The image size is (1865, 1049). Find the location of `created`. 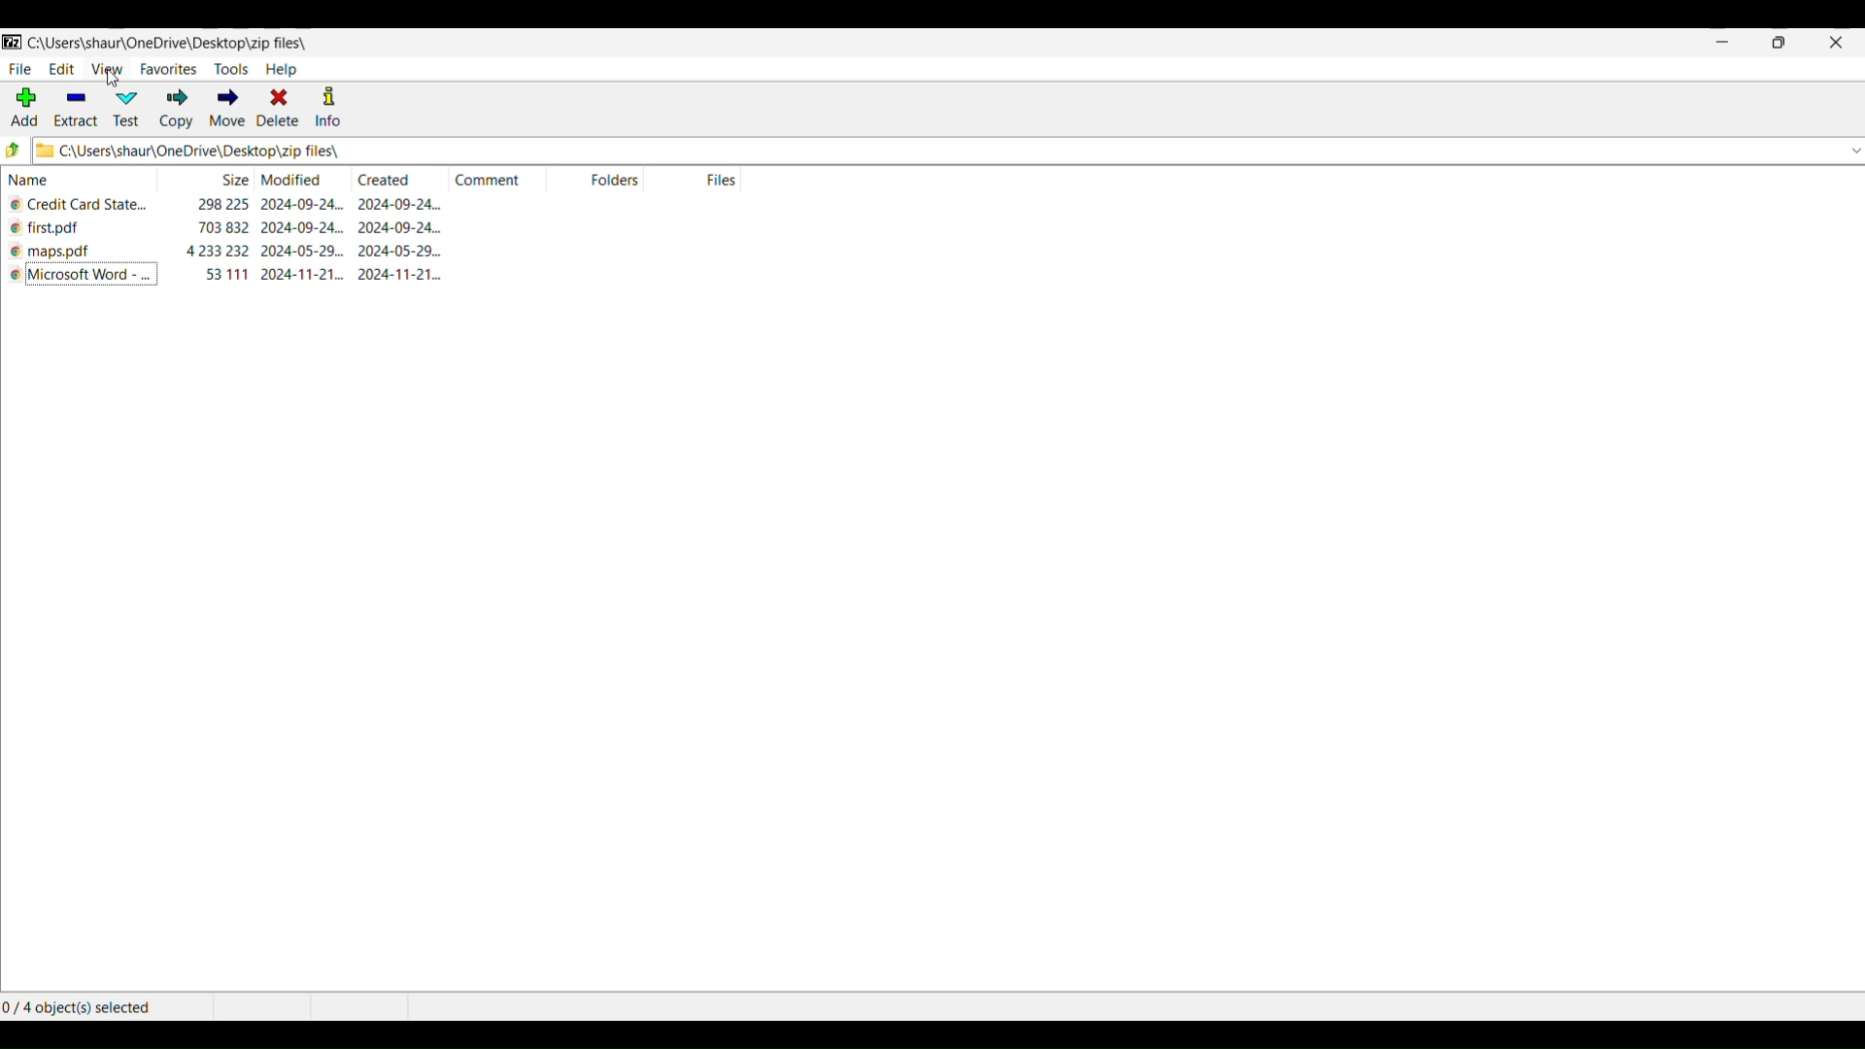

created is located at coordinates (384, 179).